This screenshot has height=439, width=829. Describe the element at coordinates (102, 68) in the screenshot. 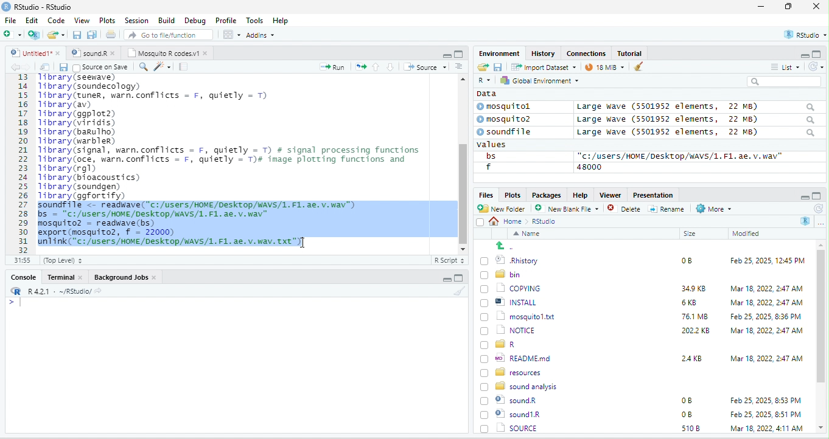

I see `source on Save` at that location.